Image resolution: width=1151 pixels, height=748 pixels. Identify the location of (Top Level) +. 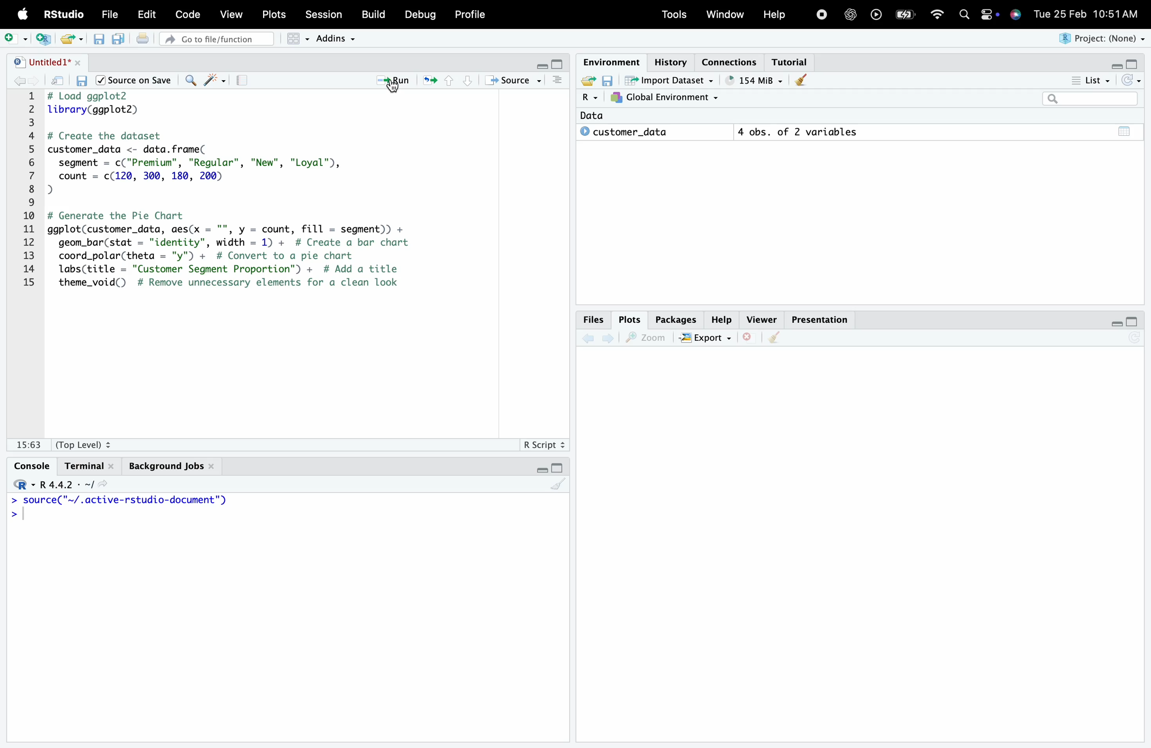
(83, 444).